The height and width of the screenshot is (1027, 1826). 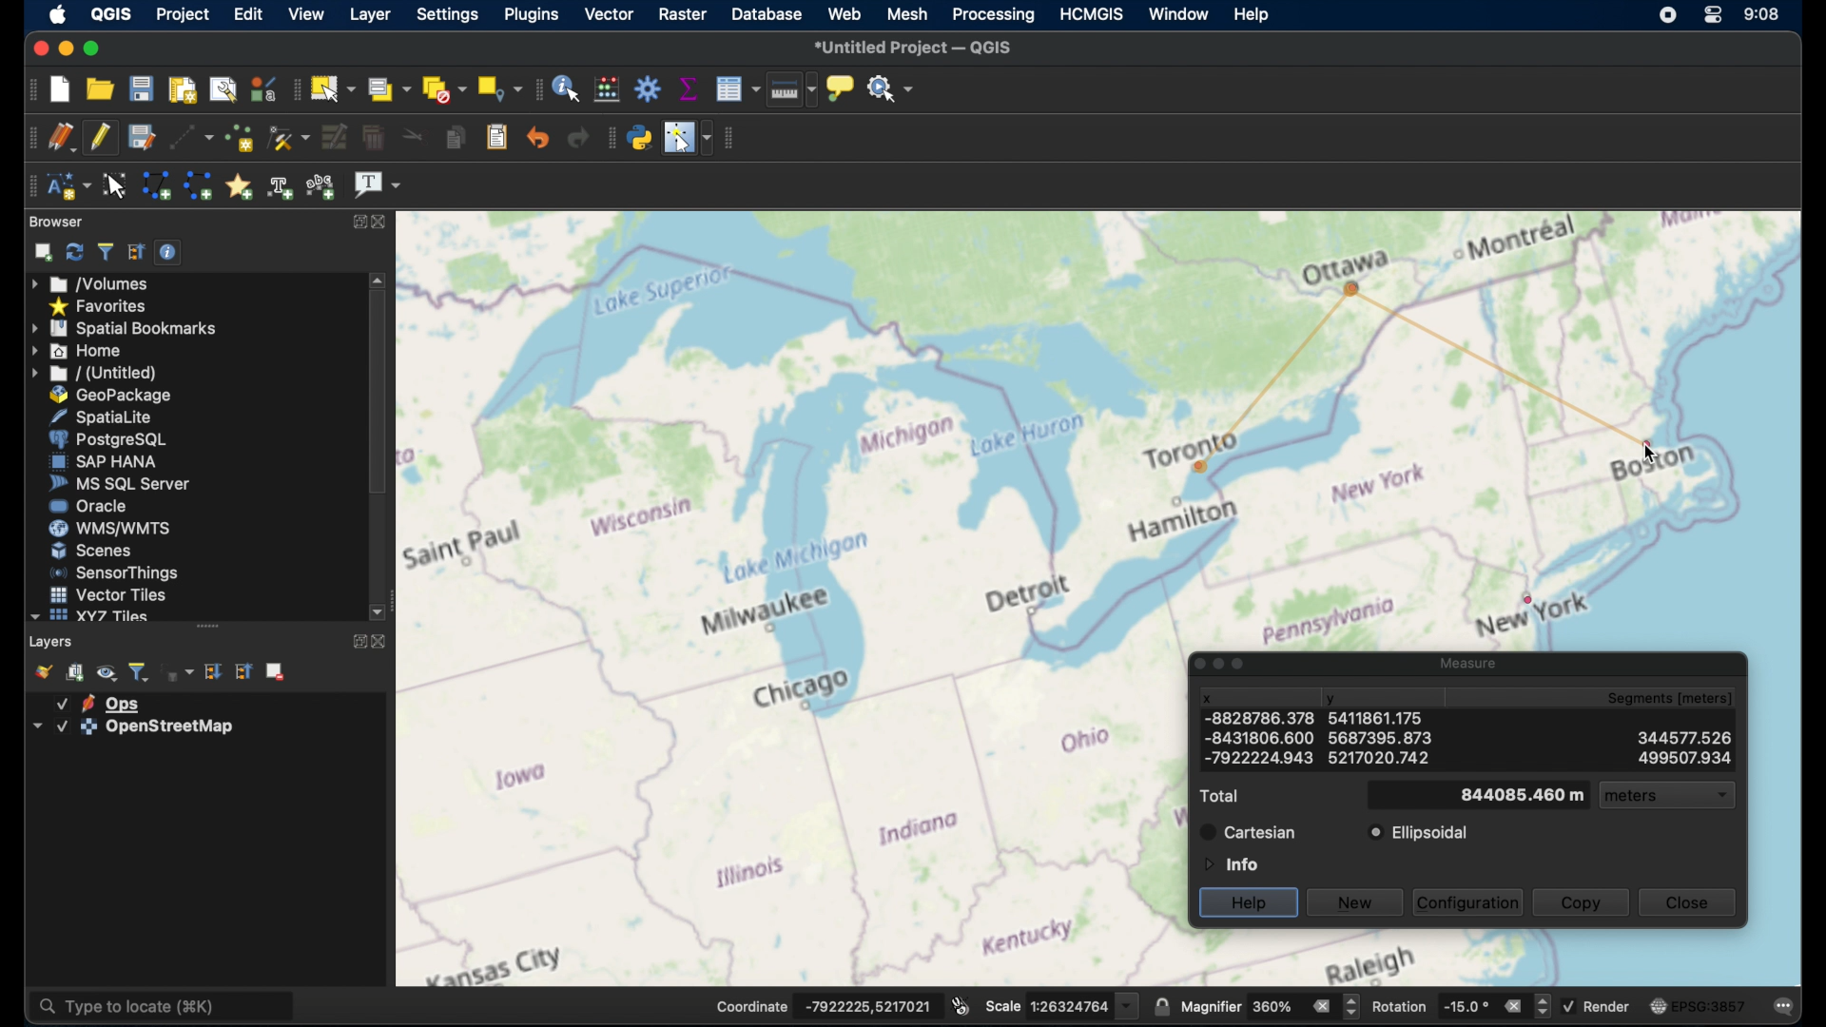 What do you see at coordinates (156, 186) in the screenshot?
I see `create polygon annotation` at bounding box center [156, 186].